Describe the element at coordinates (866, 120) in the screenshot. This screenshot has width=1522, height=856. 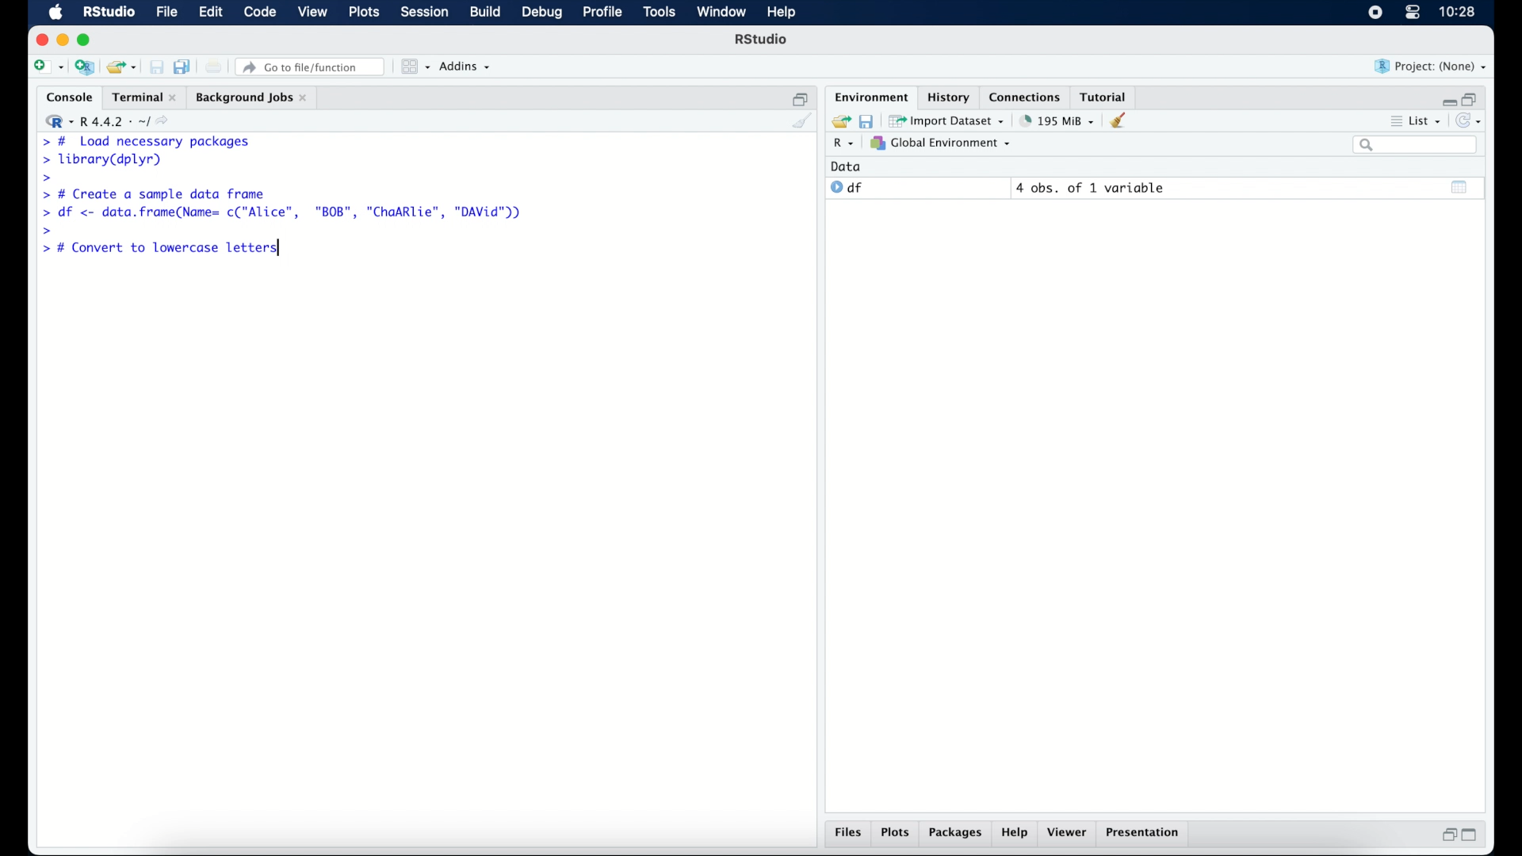
I see `save` at that location.